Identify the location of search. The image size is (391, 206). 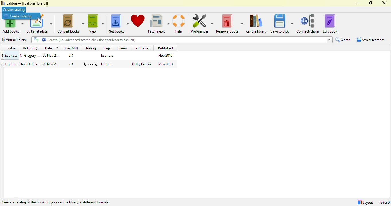
(343, 40).